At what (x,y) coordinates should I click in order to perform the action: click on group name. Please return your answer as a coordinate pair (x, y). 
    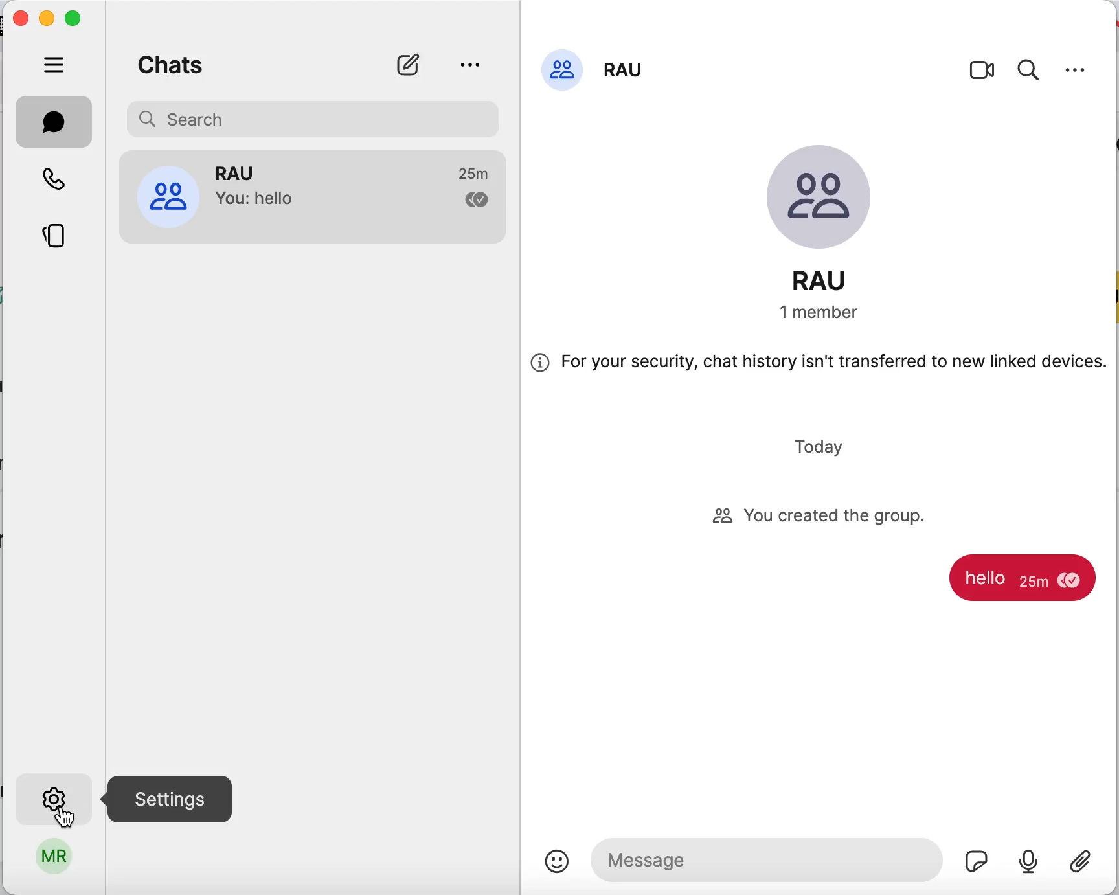
    Looking at the image, I should click on (615, 71).